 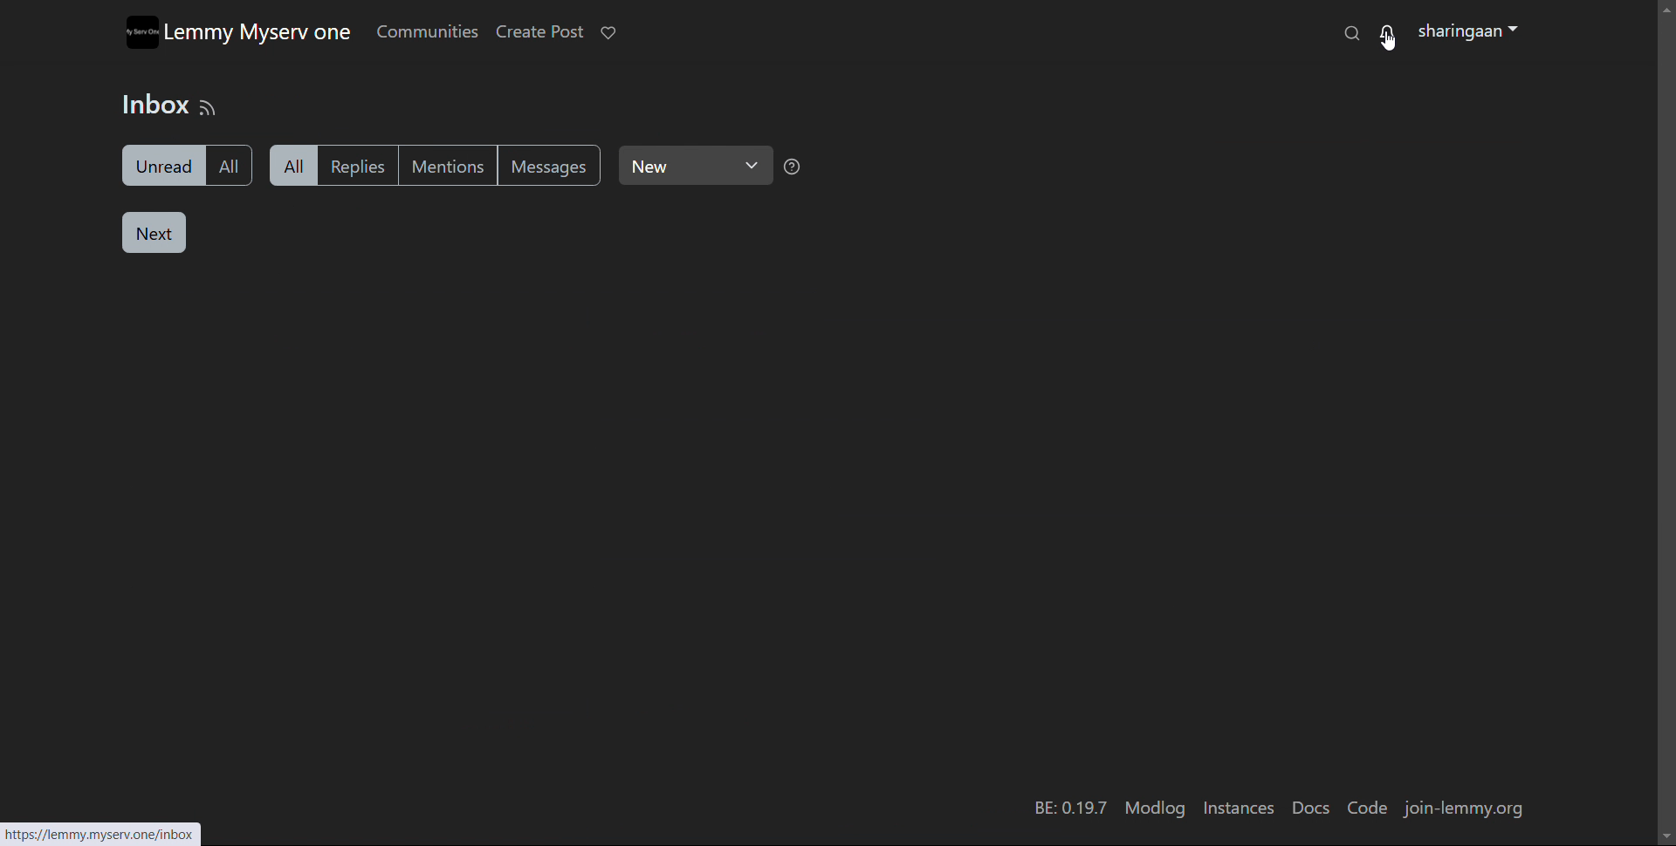 What do you see at coordinates (1660, 413) in the screenshot?
I see `Vertical Scroll Bar` at bounding box center [1660, 413].